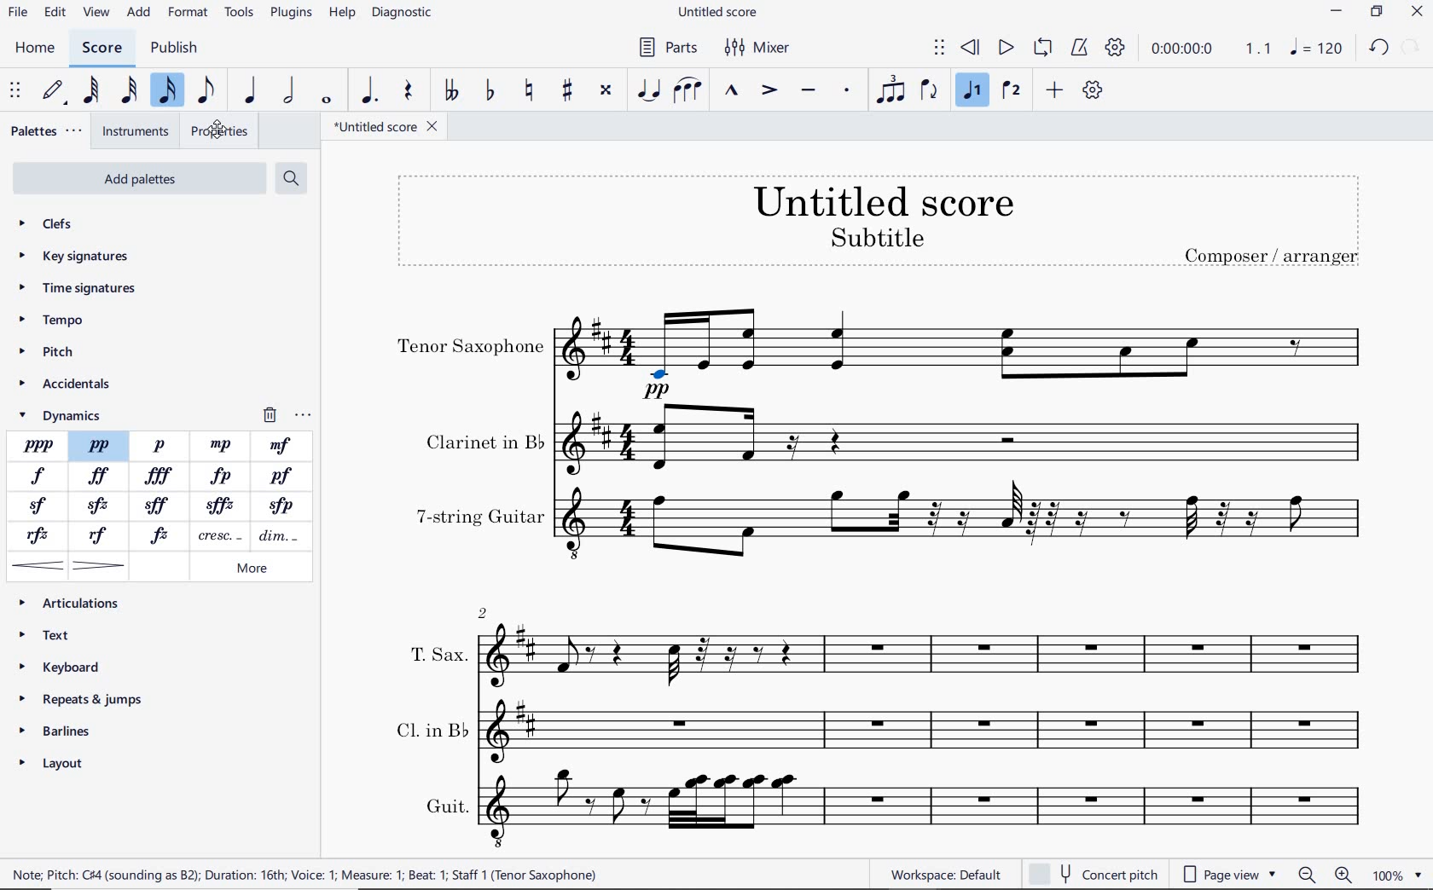 The width and height of the screenshot is (1433, 890). I want to click on PLAY TIME, so click(1210, 50).